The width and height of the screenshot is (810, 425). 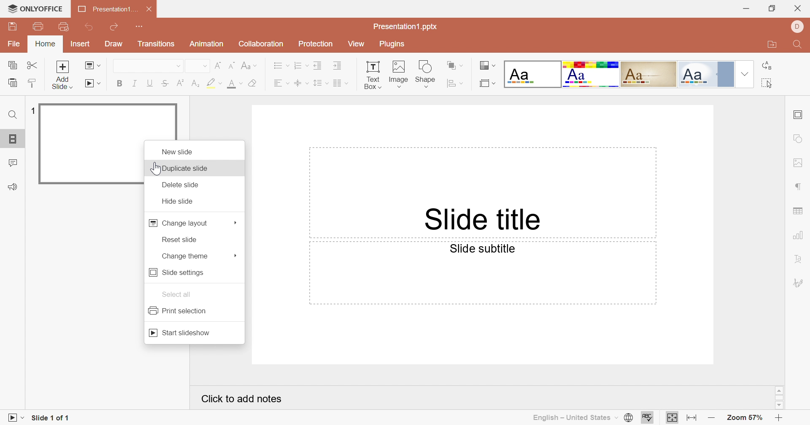 I want to click on Drop Down, so click(x=23, y=416).